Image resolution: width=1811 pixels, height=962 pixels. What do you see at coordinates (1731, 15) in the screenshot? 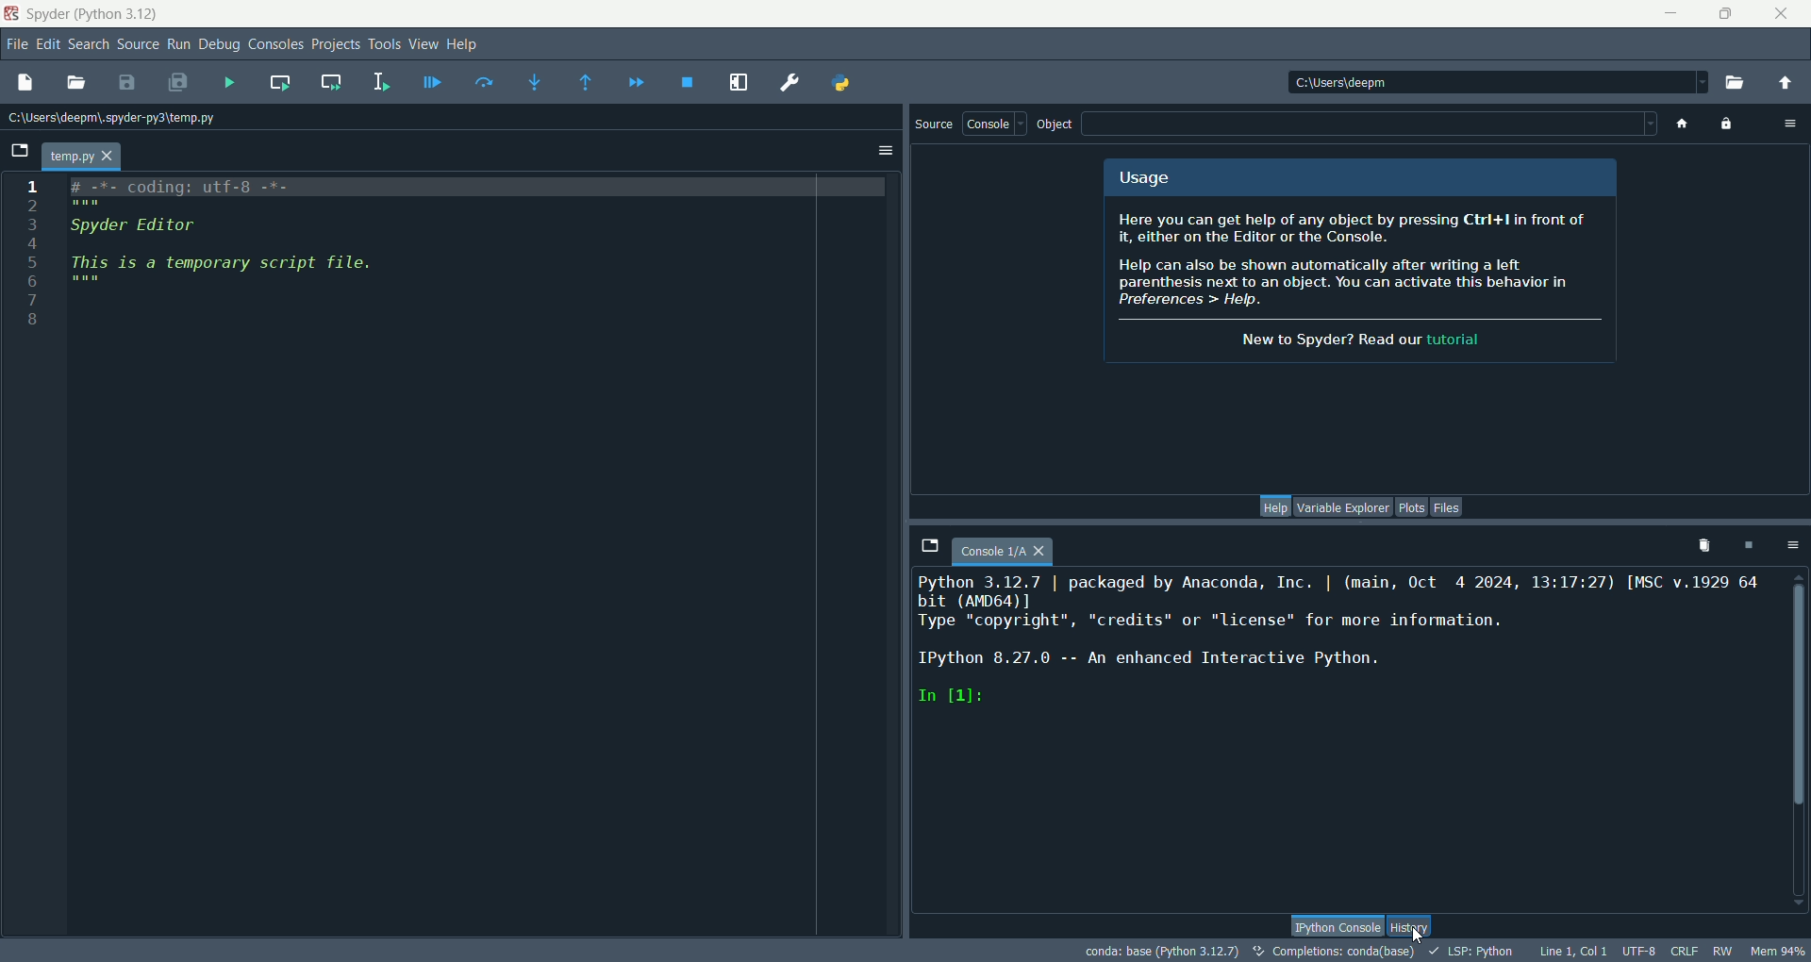
I see `maximize` at bounding box center [1731, 15].